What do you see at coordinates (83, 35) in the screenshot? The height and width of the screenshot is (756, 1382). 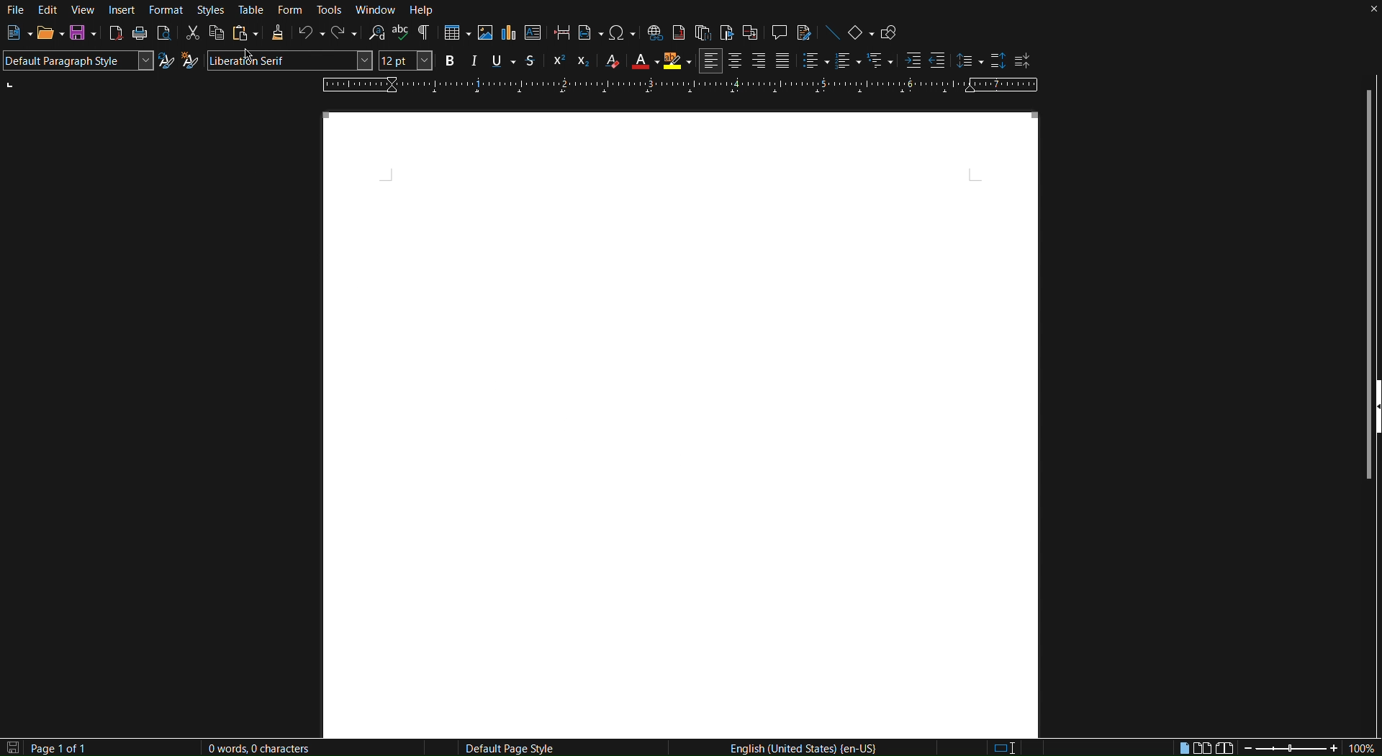 I see `Save` at bounding box center [83, 35].